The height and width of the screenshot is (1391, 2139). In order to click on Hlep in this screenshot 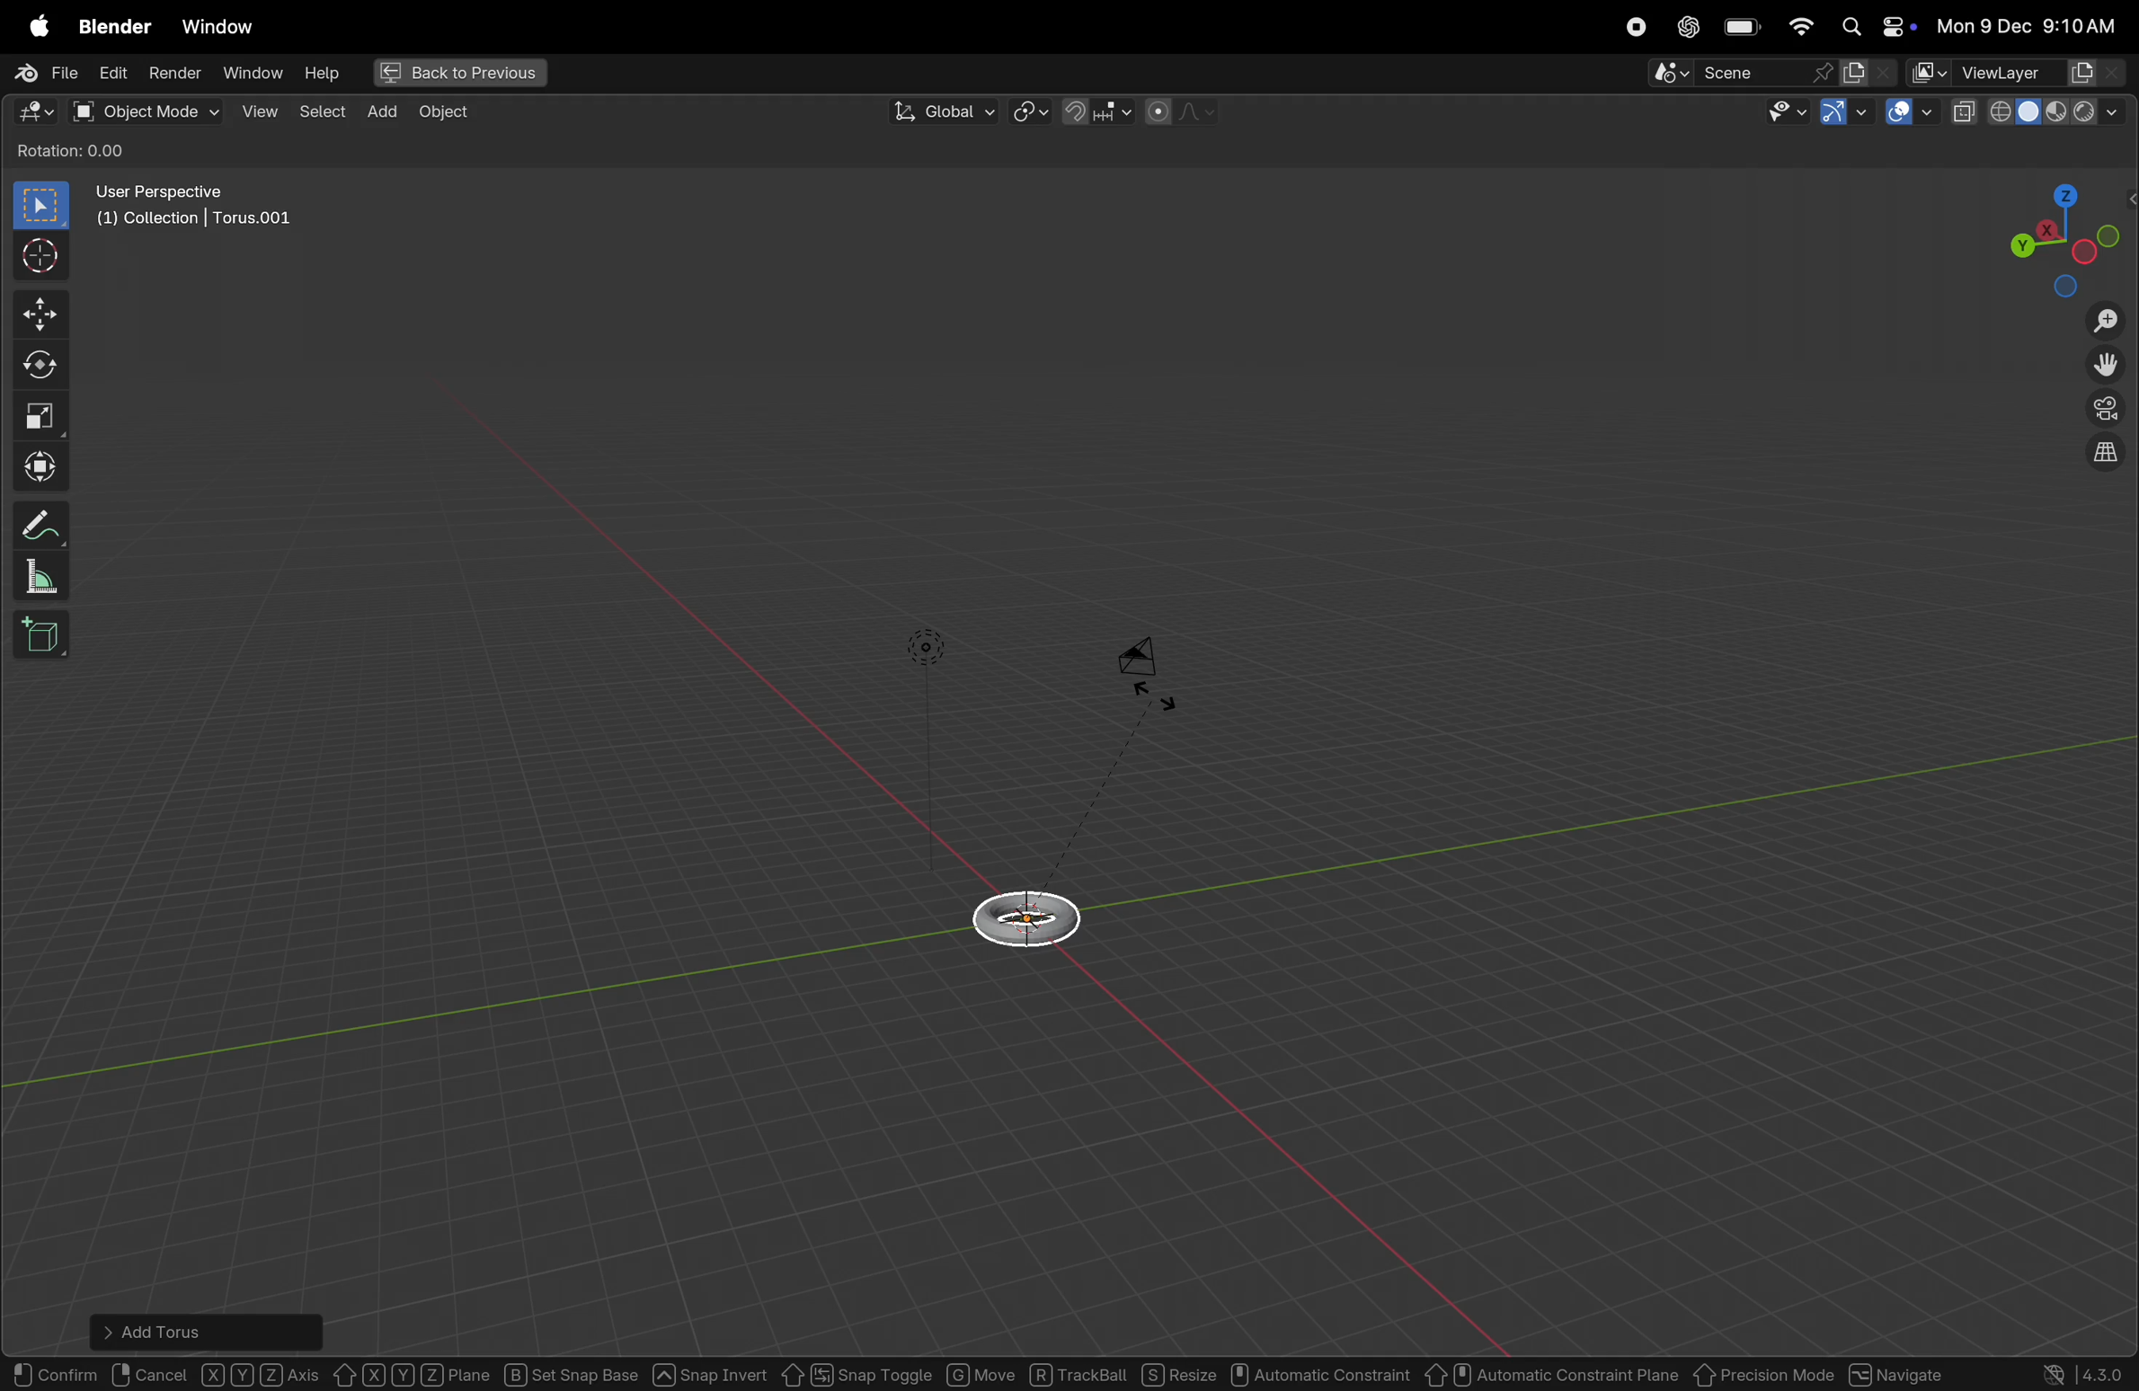, I will do `click(319, 74)`.